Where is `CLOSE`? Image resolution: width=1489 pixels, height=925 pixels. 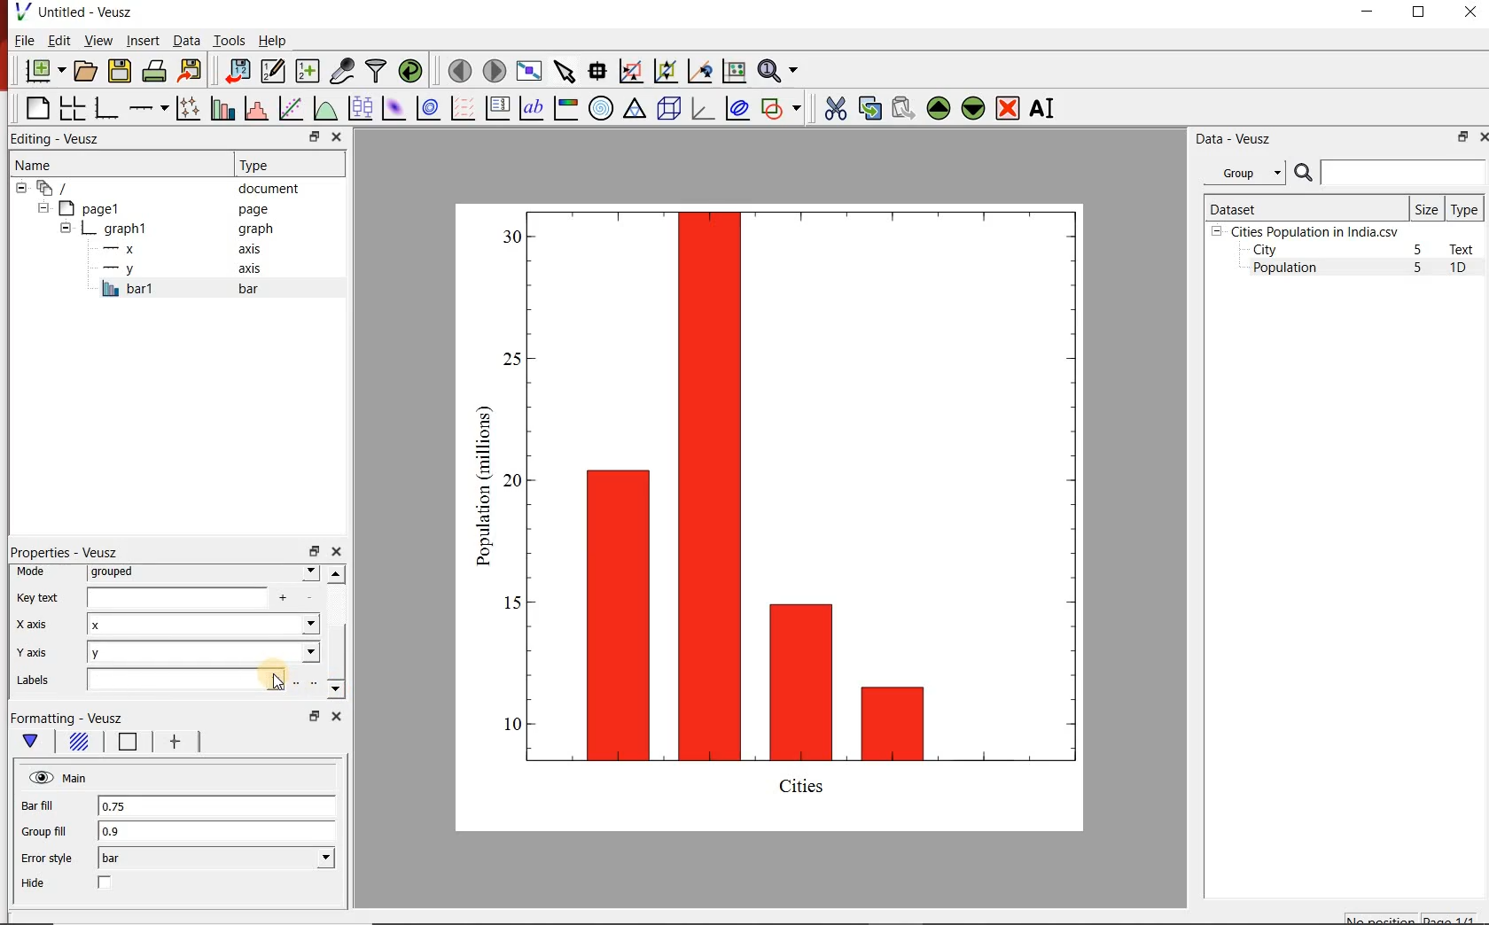
CLOSE is located at coordinates (1469, 14).